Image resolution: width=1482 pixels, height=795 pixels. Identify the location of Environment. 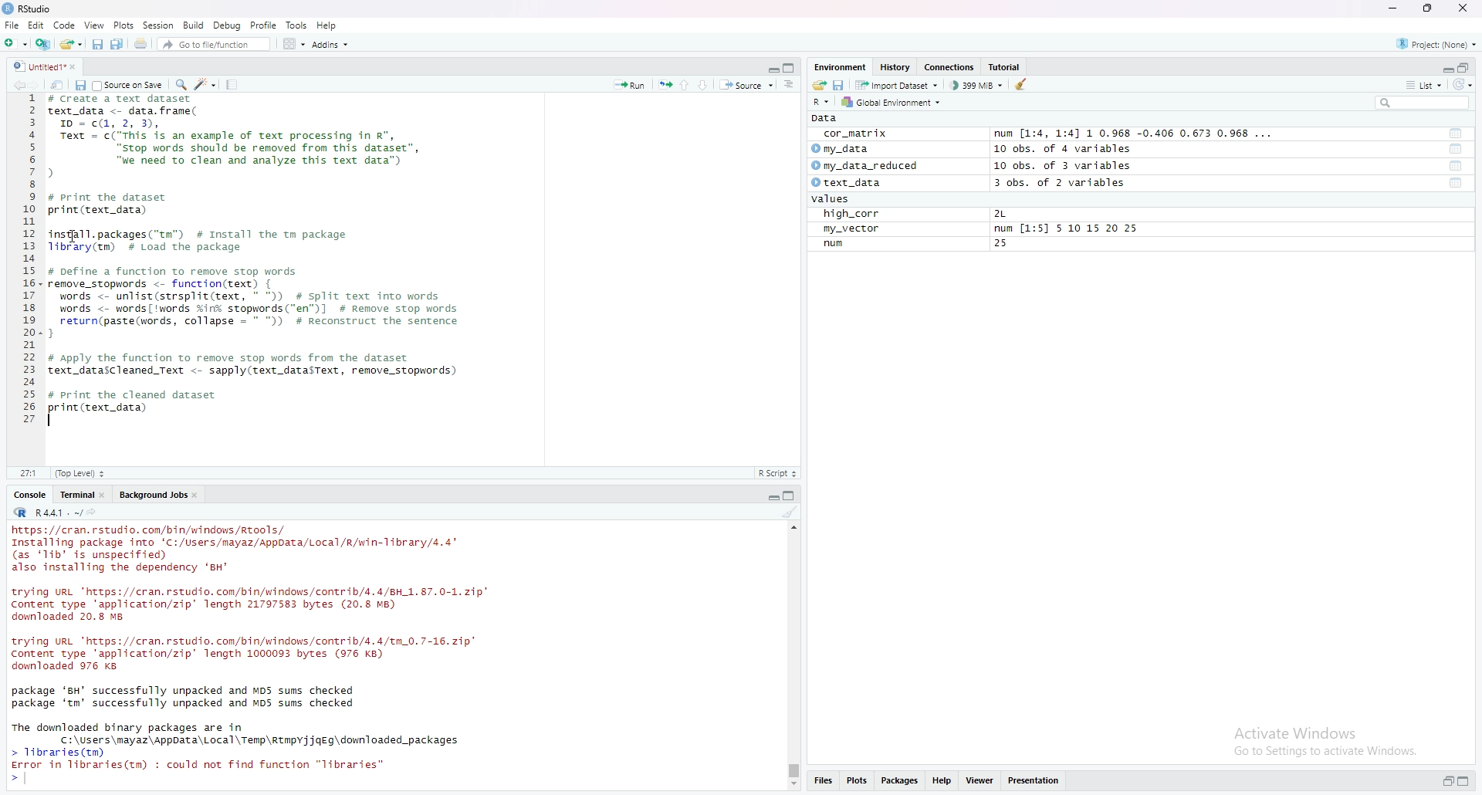
(841, 66).